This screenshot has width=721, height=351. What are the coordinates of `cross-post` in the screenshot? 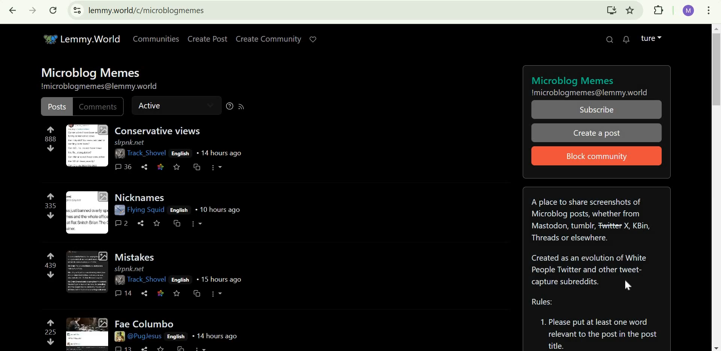 It's located at (178, 223).